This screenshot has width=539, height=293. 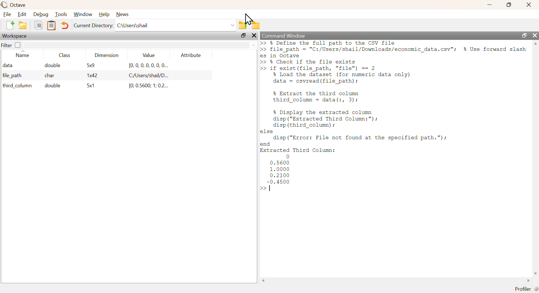 What do you see at coordinates (257, 24) in the screenshot?
I see `folder` at bounding box center [257, 24].